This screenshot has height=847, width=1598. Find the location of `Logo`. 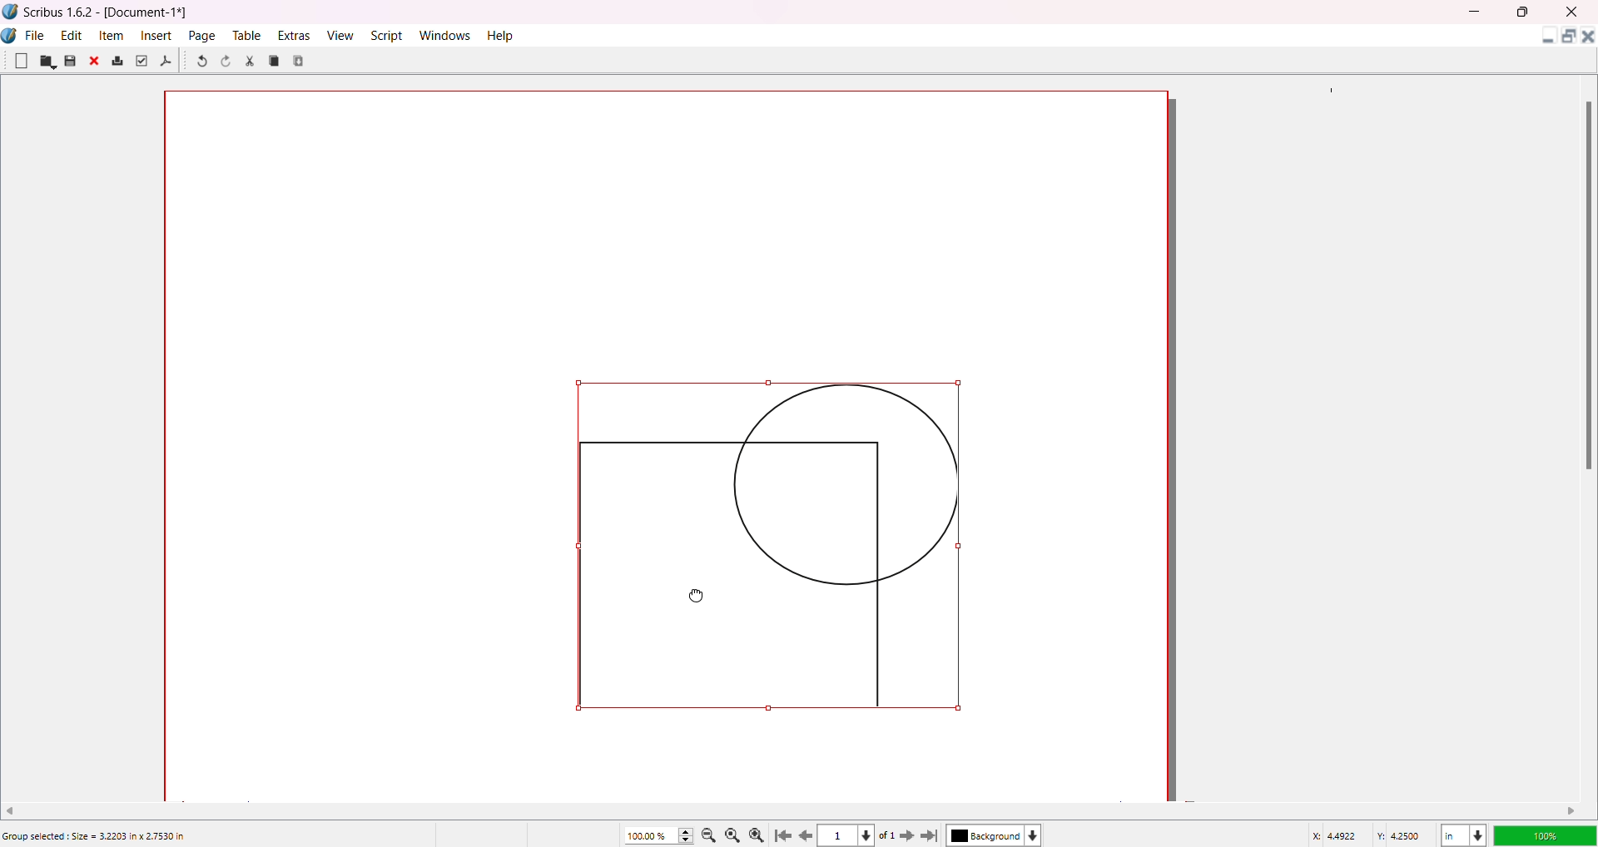

Logo is located at coordinates (11, 12).